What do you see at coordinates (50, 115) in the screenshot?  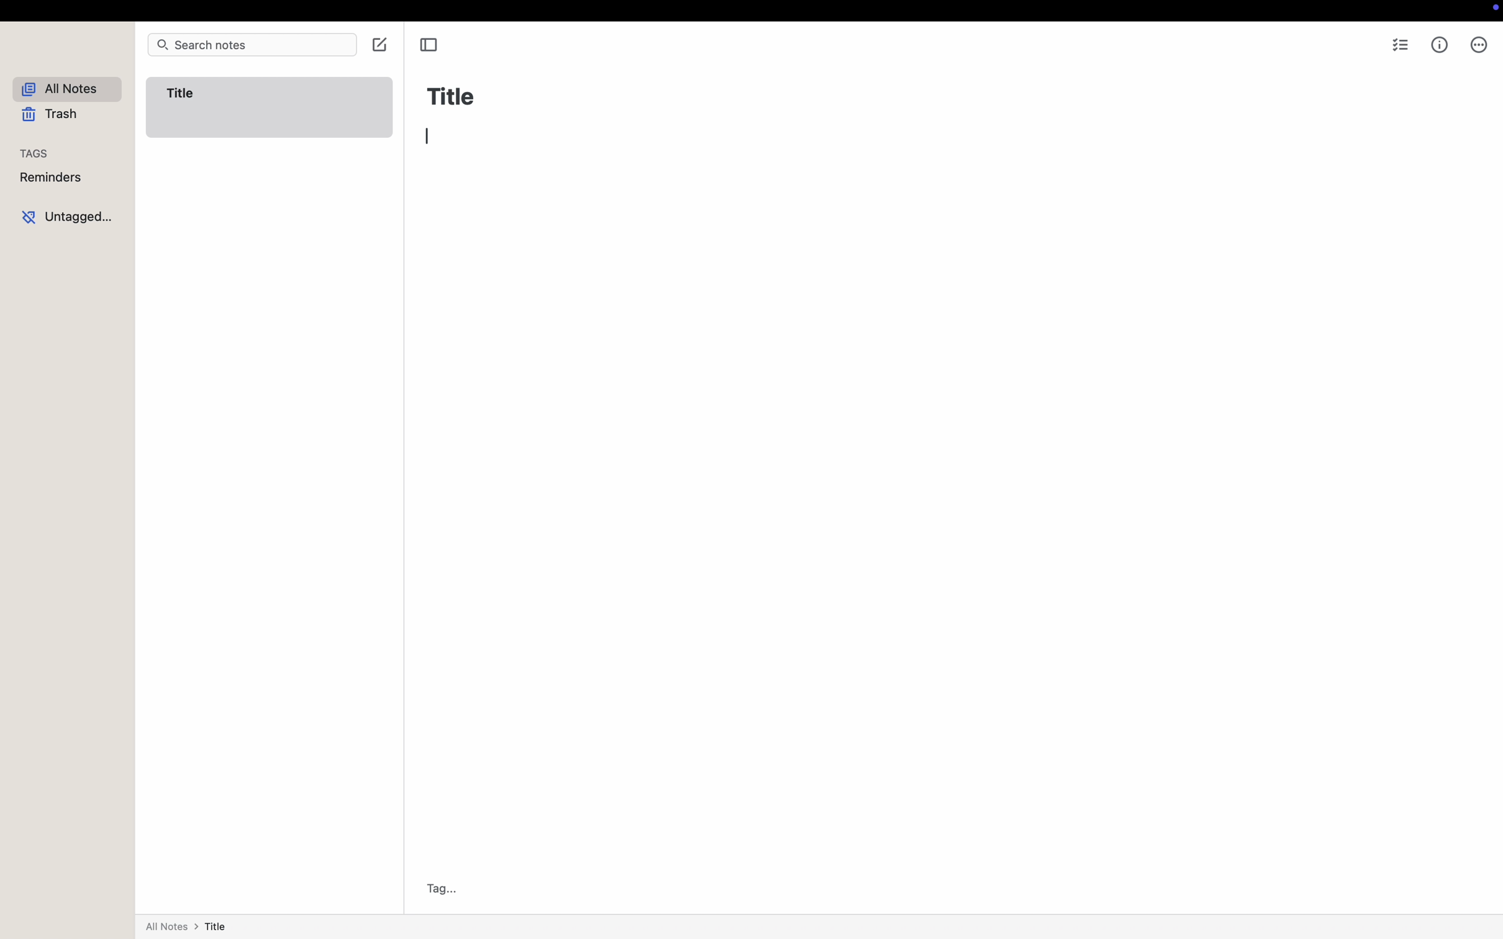 I see `trash` at bounding box center [50, 115].